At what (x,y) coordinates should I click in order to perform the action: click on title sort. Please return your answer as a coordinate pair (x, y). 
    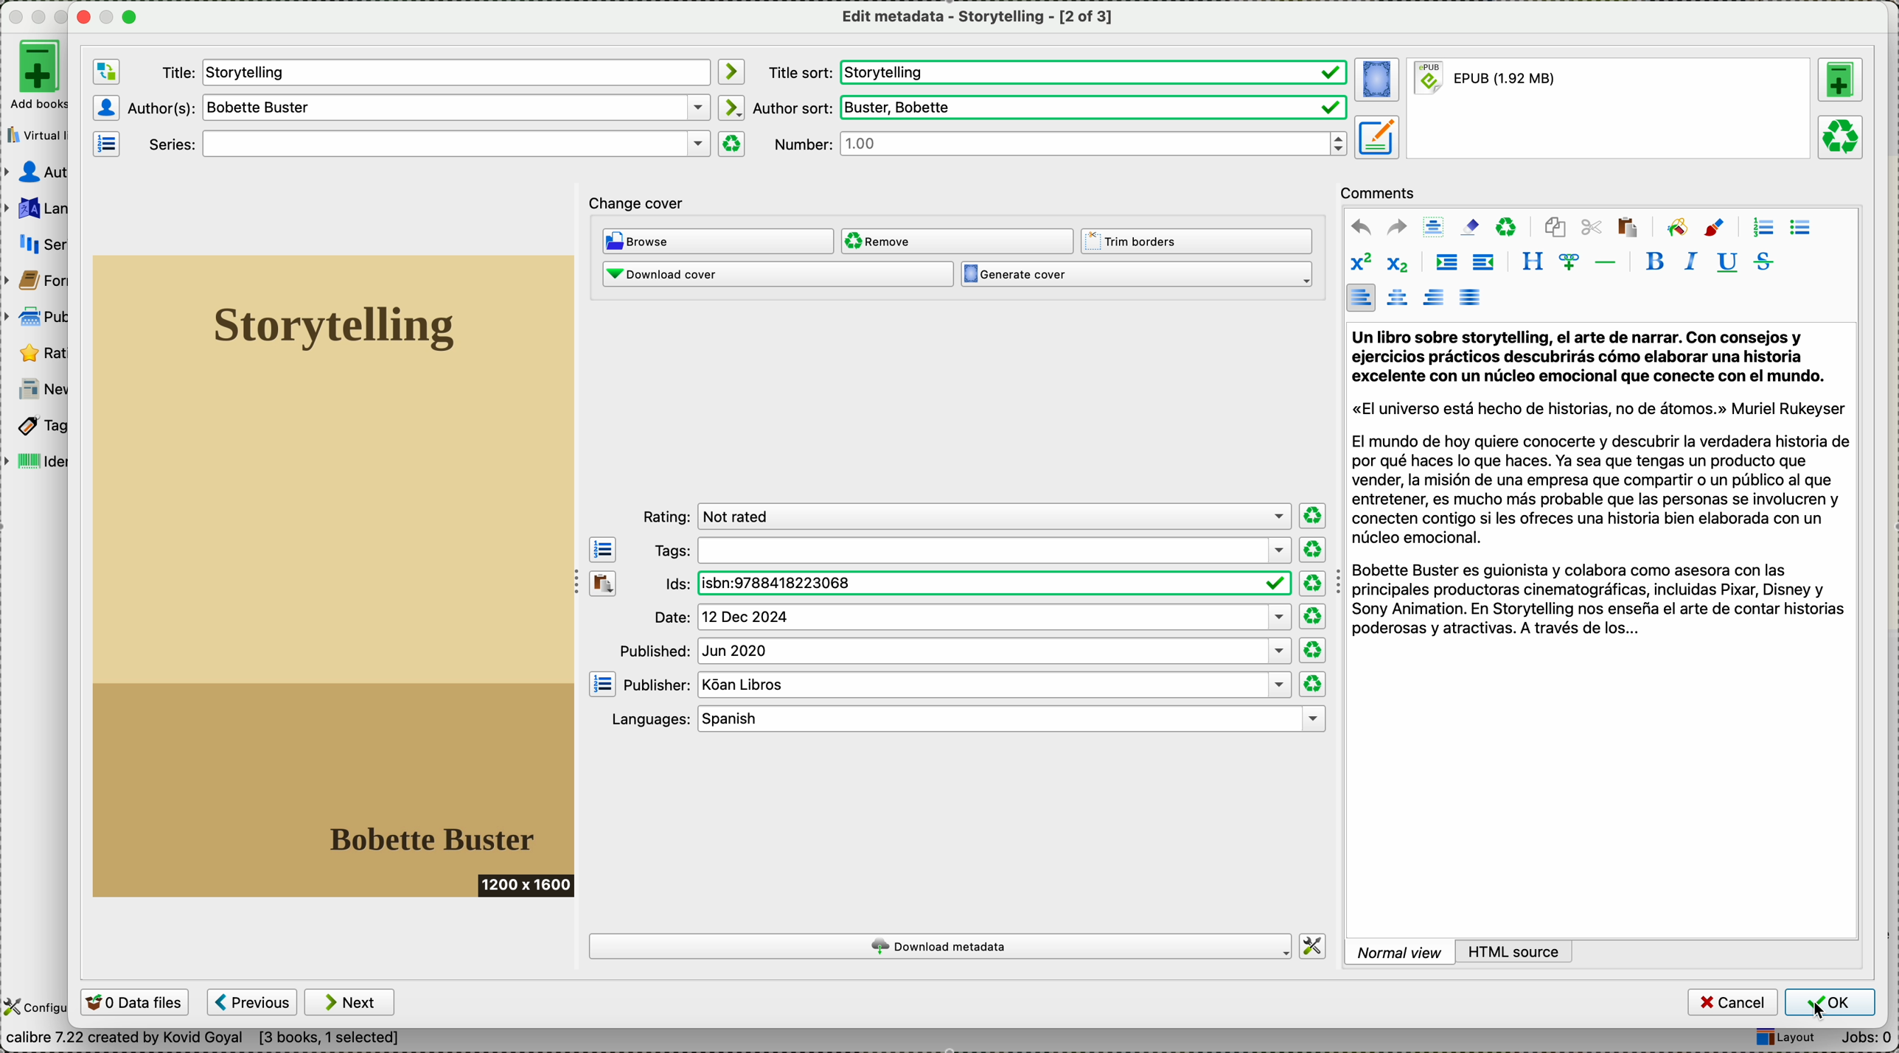
    Looking at the image, I should click on (1059, 71).